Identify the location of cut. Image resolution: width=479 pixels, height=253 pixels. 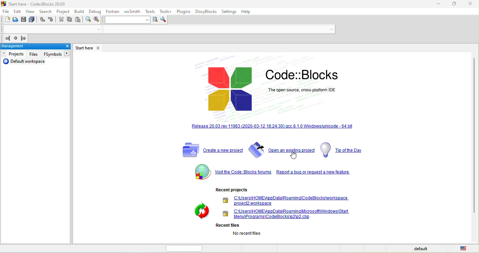
(60, 21).